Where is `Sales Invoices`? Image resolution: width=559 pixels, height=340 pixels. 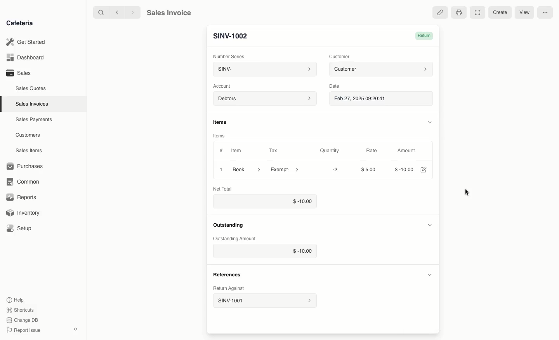
Sales Invoices is located at coordinates (32, 104).